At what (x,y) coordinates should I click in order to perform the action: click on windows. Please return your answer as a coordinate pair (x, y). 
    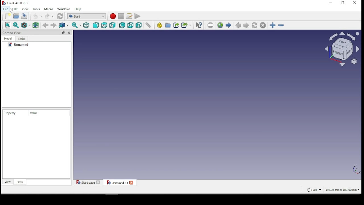
    Looking at the image, I should click on (64, 9).